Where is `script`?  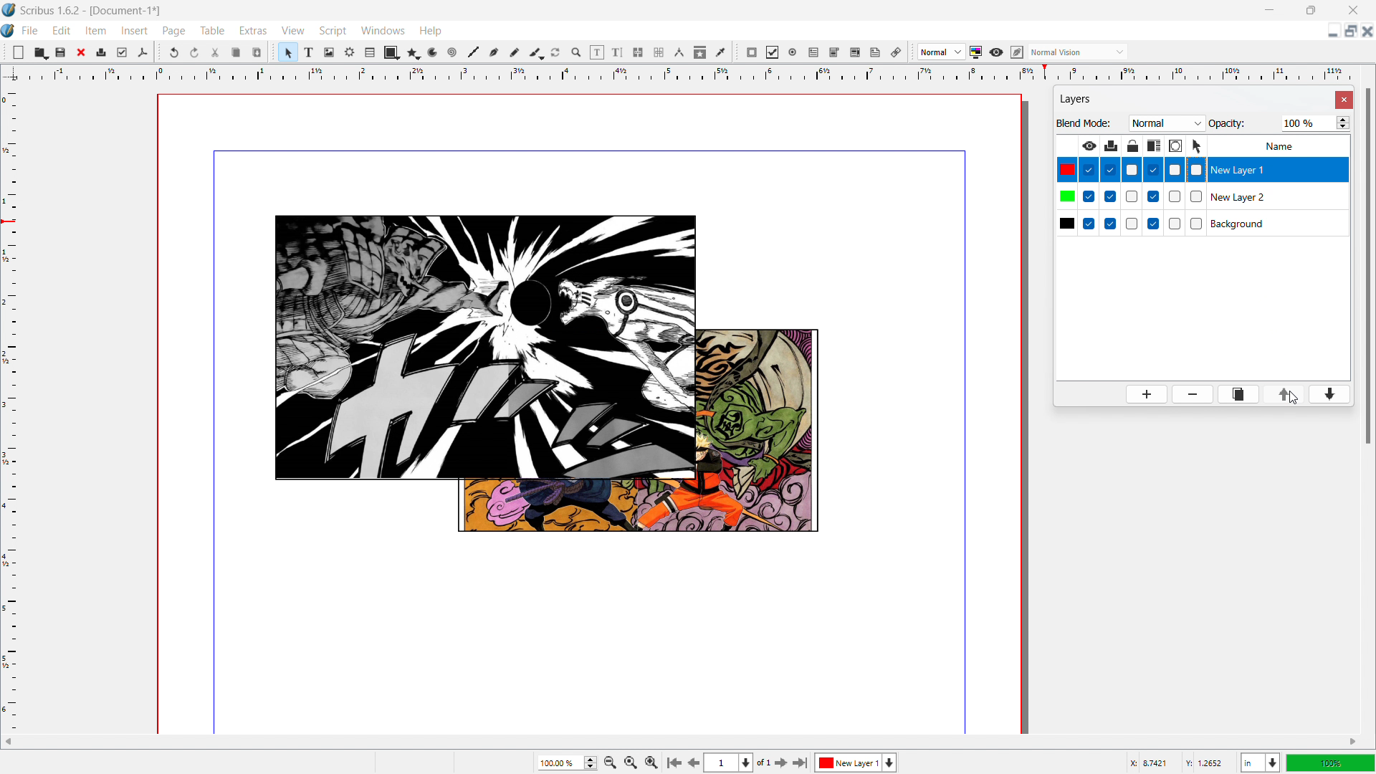
script is located at coordinates (333, 31).